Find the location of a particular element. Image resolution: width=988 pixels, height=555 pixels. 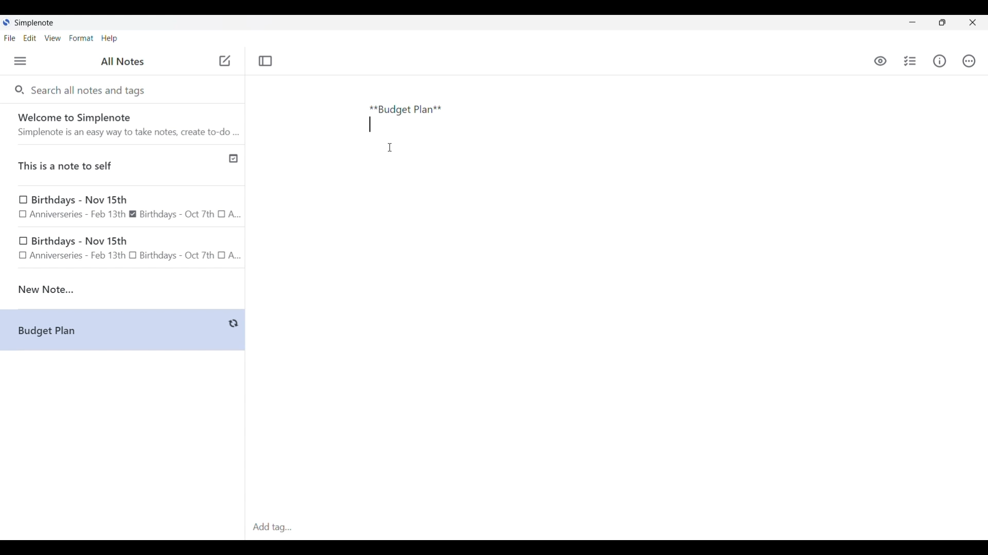

birthday note is located at coordinates (123, 250).